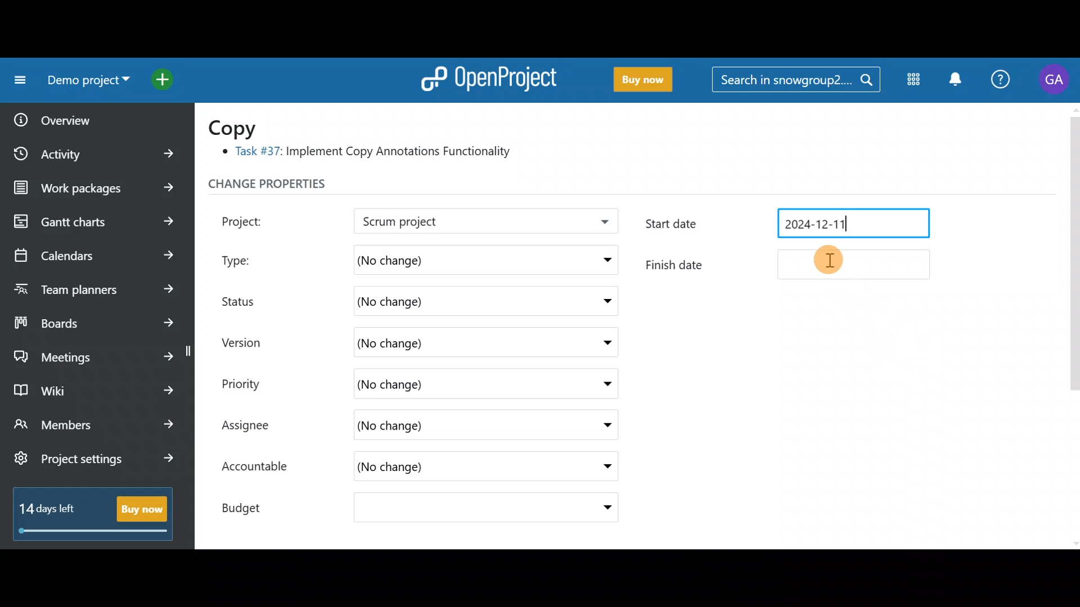 This screenshot has height=607, width=1080. What do you see at coordinates (799, 80) in the screenshot?
I see `Search in snowgroup?.... ` at bounding box center [799, 80].